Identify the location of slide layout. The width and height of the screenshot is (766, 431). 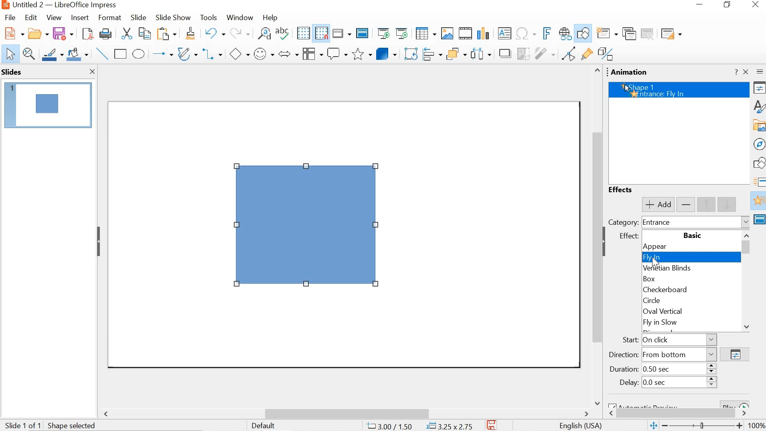
(671, 35).